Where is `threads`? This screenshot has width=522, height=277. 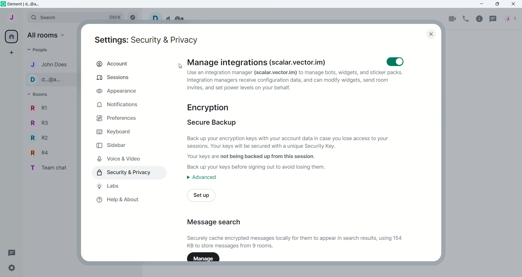 threads is located at coordinates (494, 18).